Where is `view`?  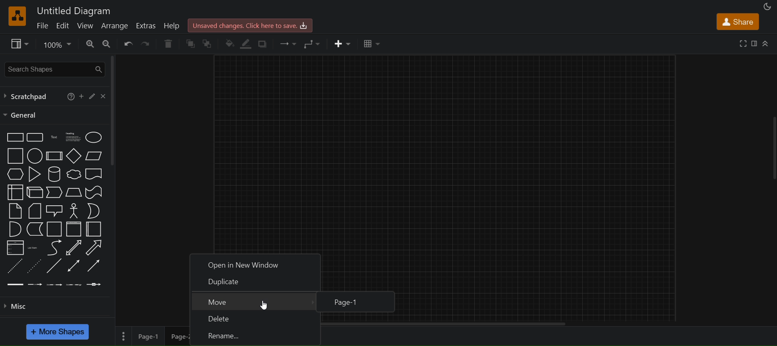
view is located at coordinates (86, 25).